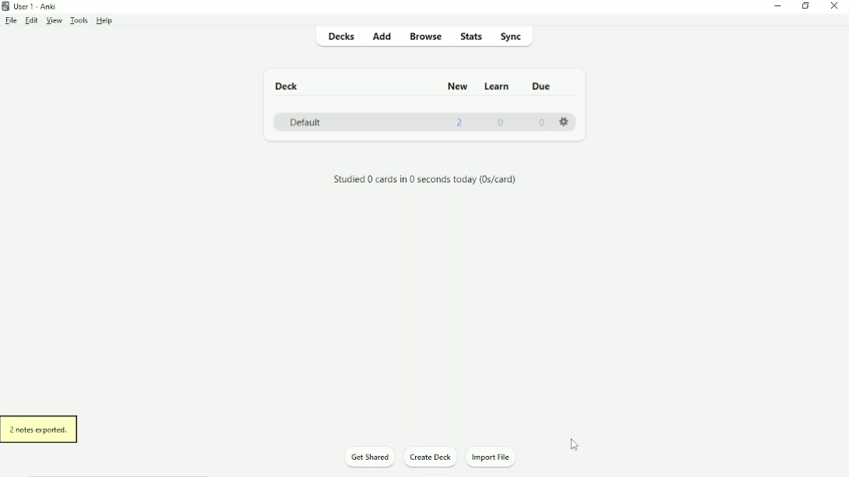  I want to click on Decks, so click(338, 36).